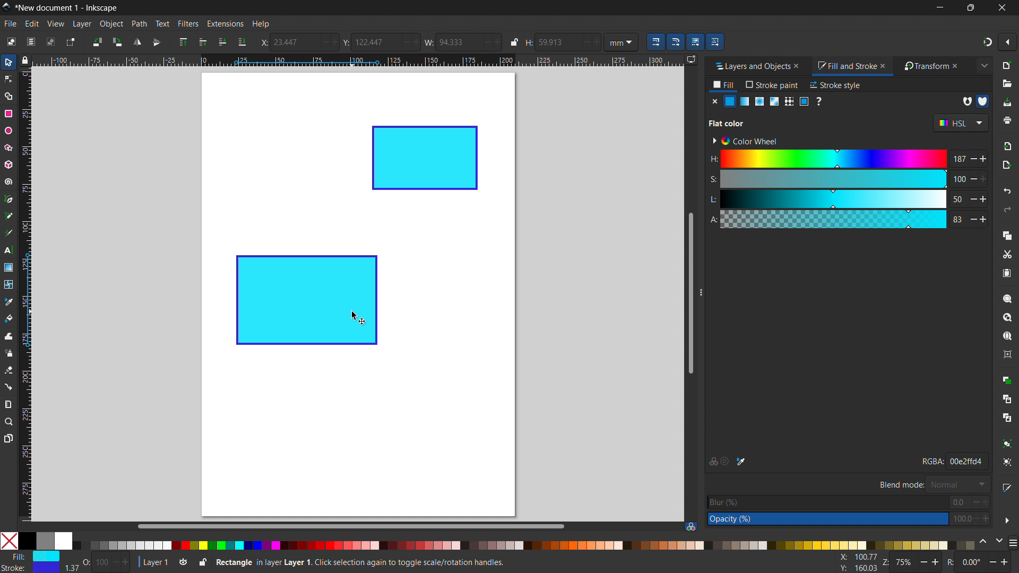  I want to click on view, so click(55, 24).